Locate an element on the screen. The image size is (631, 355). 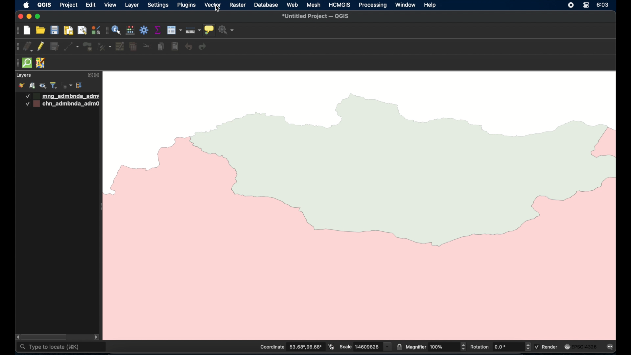
toggle extents and mouse display position is located at coordinates (331, 346).